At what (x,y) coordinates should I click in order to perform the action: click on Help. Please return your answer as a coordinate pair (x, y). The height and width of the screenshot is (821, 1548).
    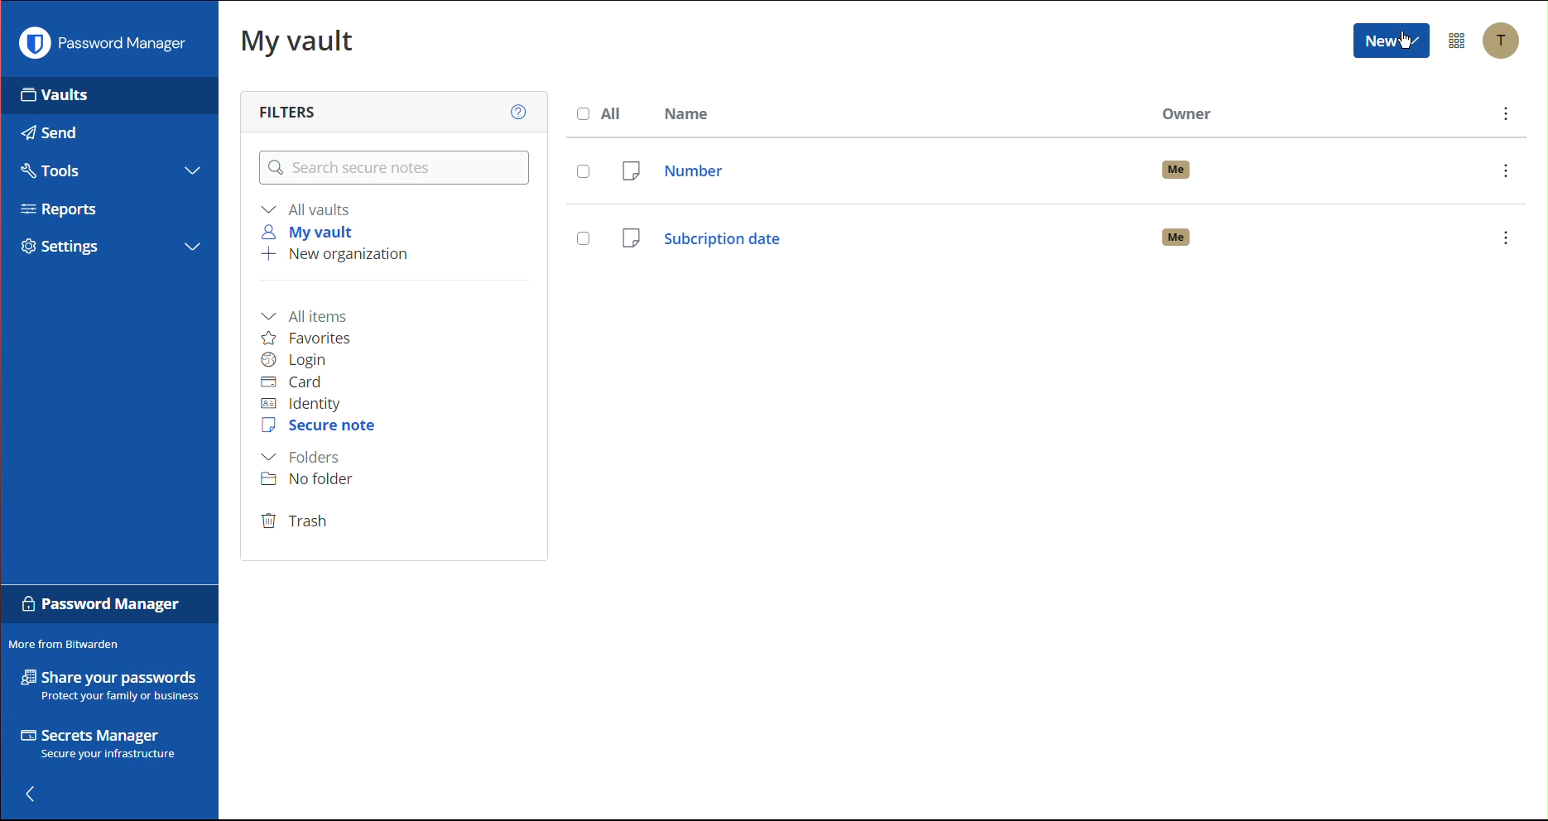
    Looking at the image, I should click on (514, 110).